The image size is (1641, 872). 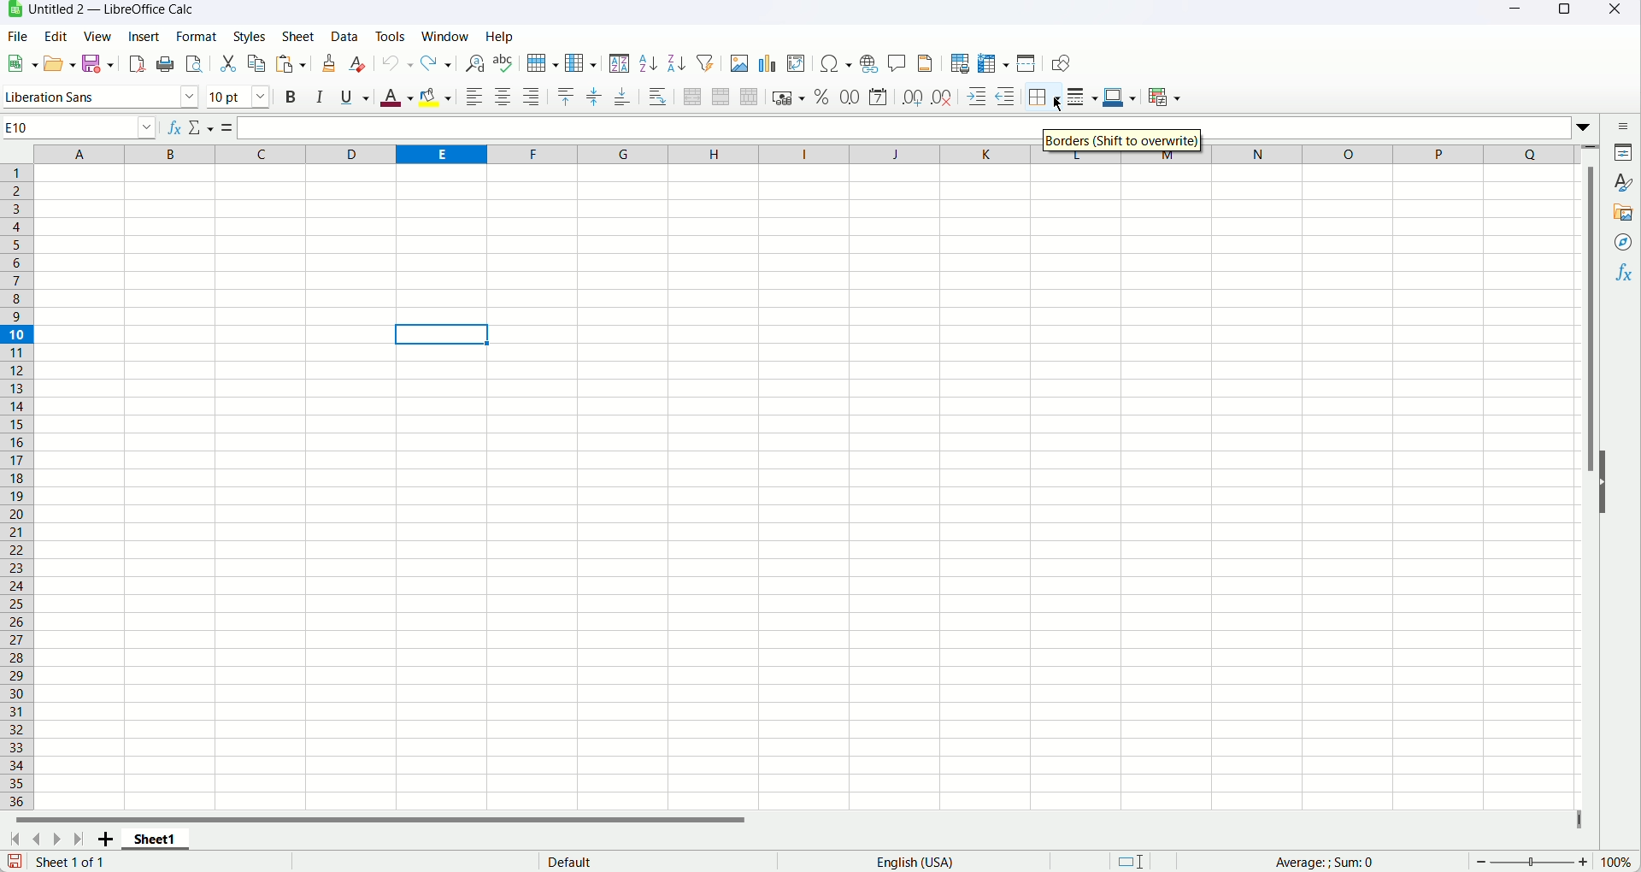 I want to click on Clone formatting, so click(x=330, y=62).